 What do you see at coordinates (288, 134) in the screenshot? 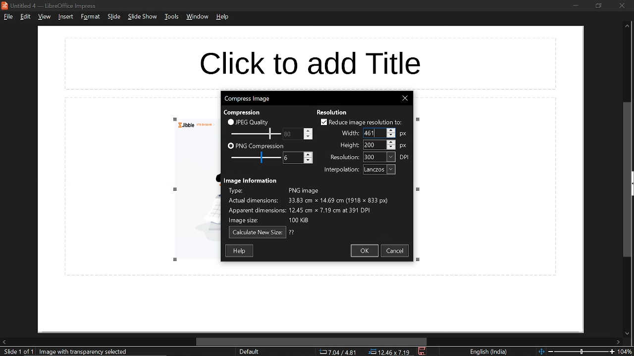
I see `change JPEG quality` at bounding box center [288, 134].